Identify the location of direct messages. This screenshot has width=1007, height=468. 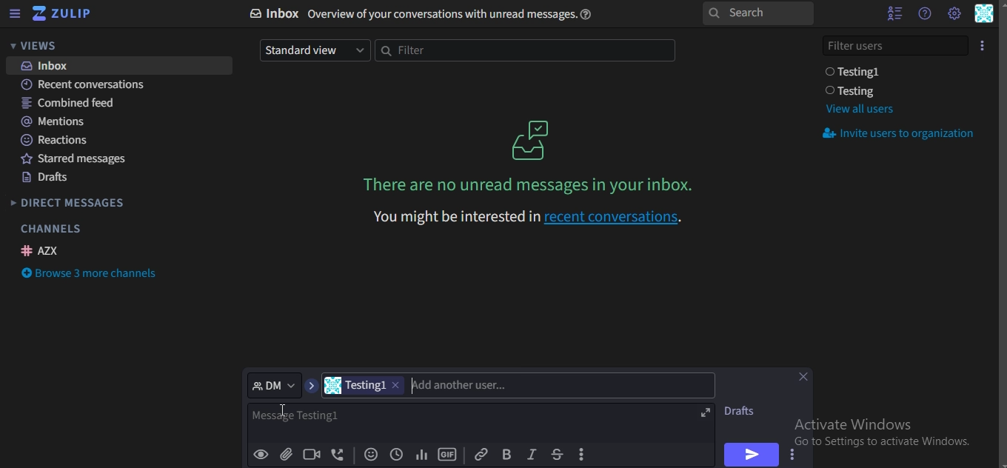
(70, 204).